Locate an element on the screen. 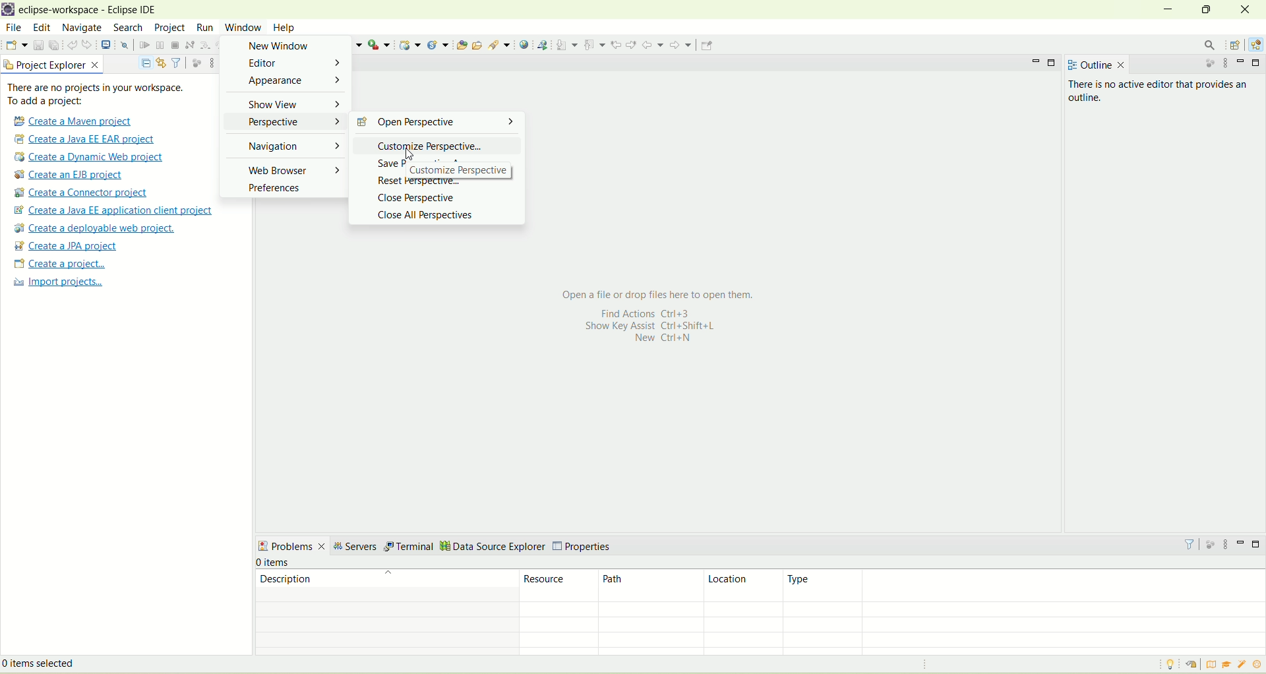  maximize is located at coordinates (1258, 63).